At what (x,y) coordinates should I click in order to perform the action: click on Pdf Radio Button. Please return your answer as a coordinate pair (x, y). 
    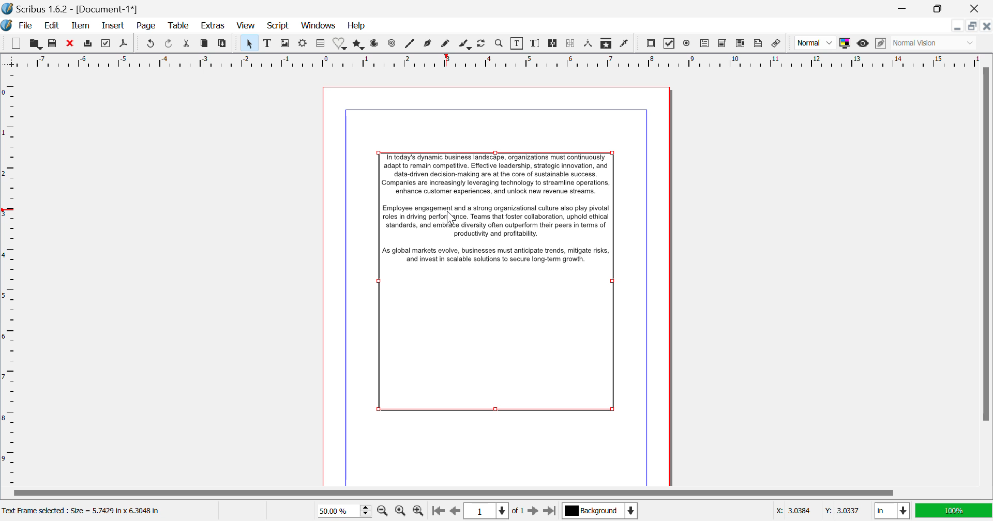
    Looking at the image, I should click on (686, 43).